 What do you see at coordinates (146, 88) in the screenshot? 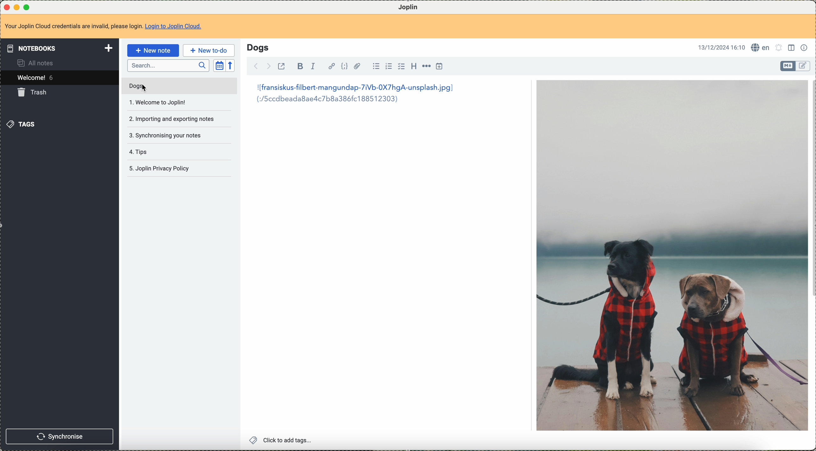
I see `Cursor` at bounding box center [146, 88].